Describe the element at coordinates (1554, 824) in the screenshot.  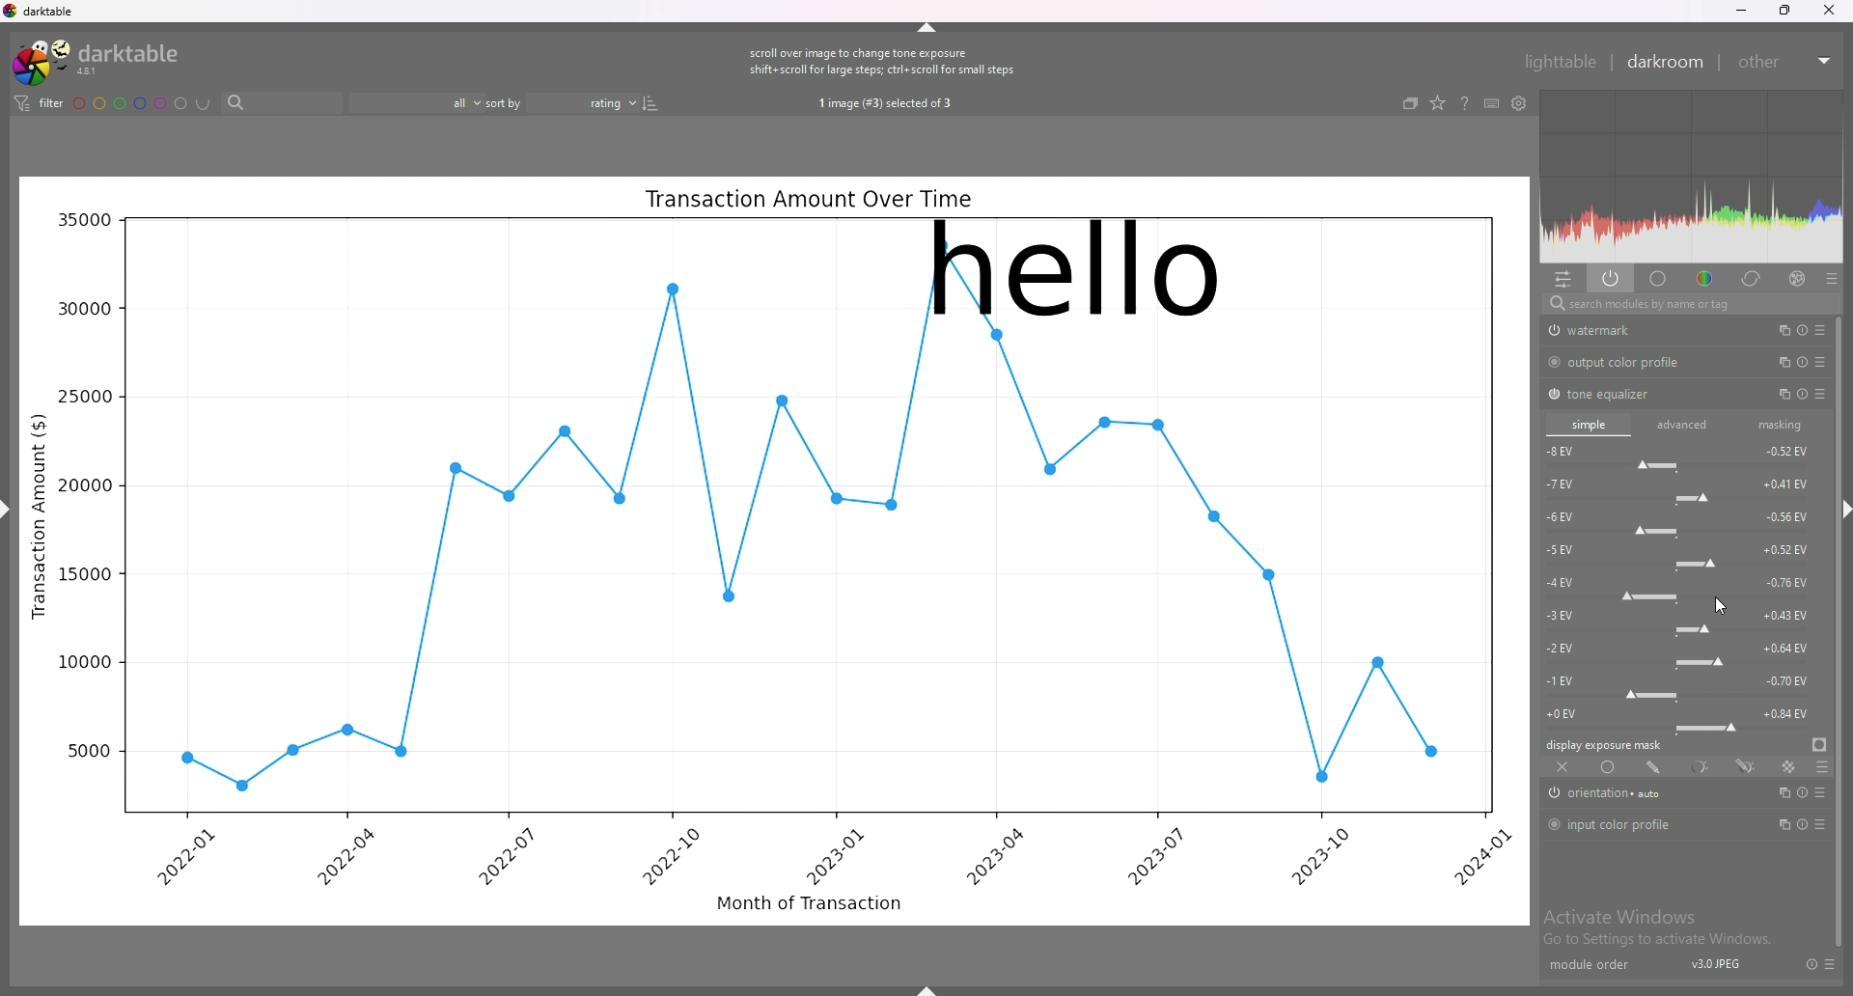
I see `switch off/on` at that location.